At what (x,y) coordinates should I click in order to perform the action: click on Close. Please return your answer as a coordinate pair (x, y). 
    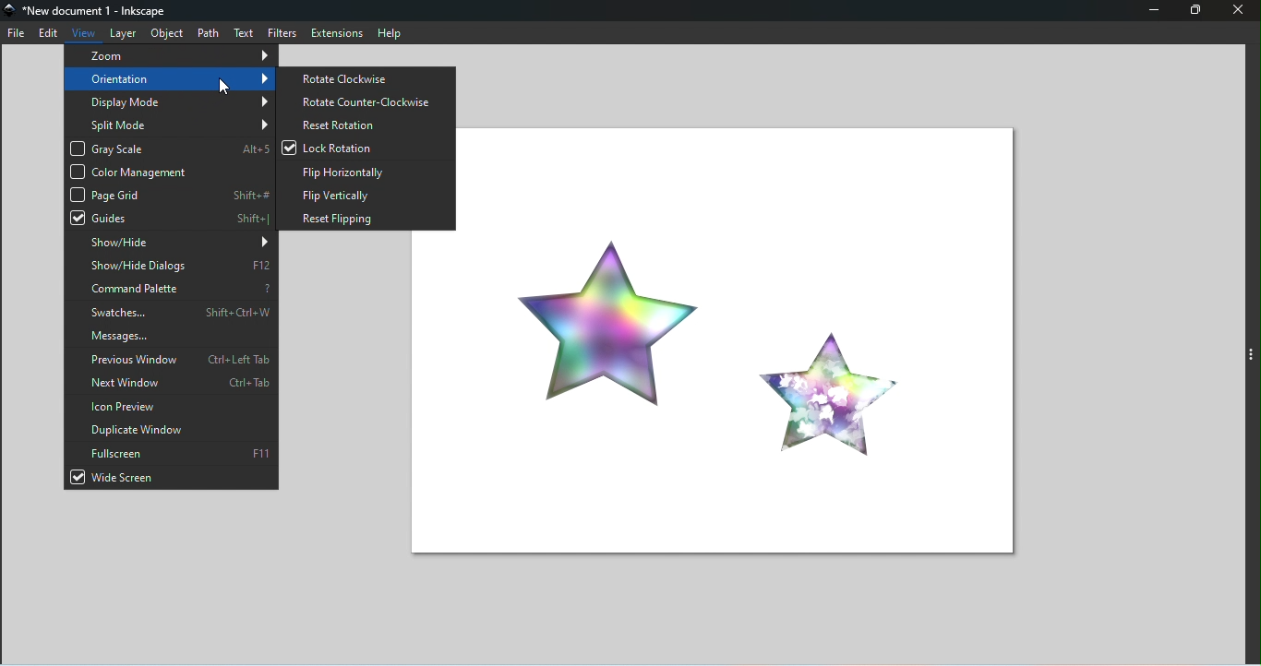
    Looking at the image, I should click on (1239, 13).